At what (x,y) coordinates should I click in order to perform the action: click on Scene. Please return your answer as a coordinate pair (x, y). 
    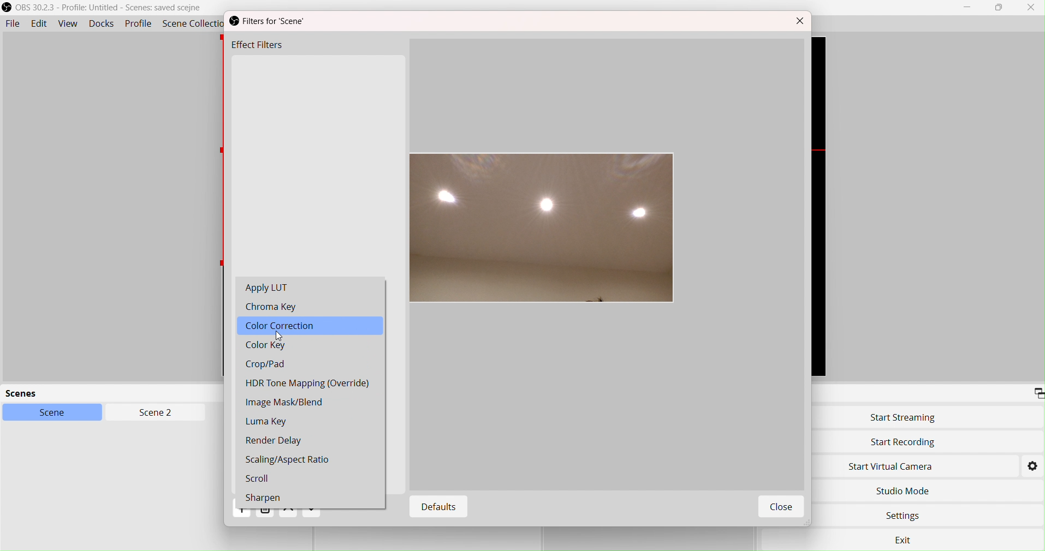
    Looking at the image, I should click on (58, 413).